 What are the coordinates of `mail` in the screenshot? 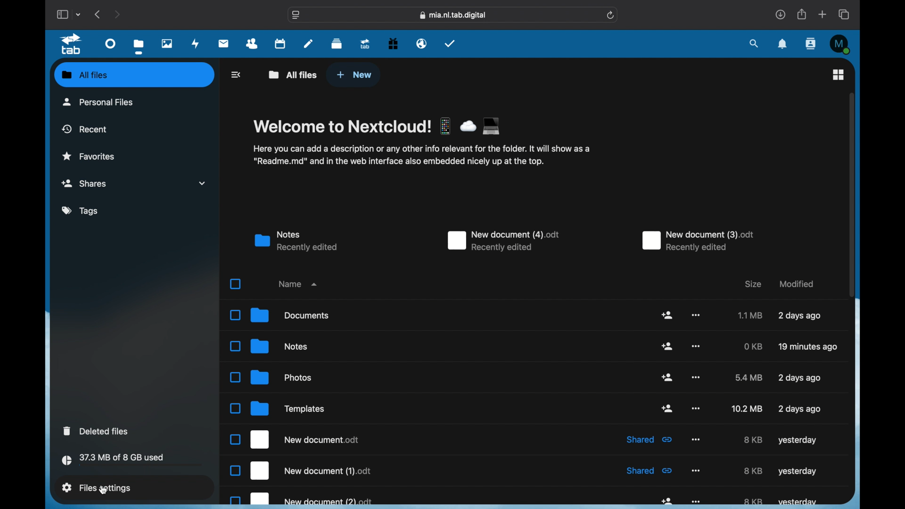 It's located at (224, 44).